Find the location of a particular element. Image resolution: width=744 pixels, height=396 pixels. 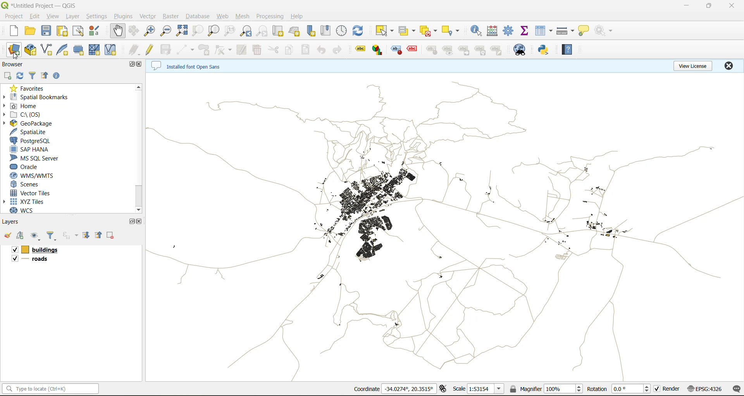

expand all is located at coordinates (86, 235).